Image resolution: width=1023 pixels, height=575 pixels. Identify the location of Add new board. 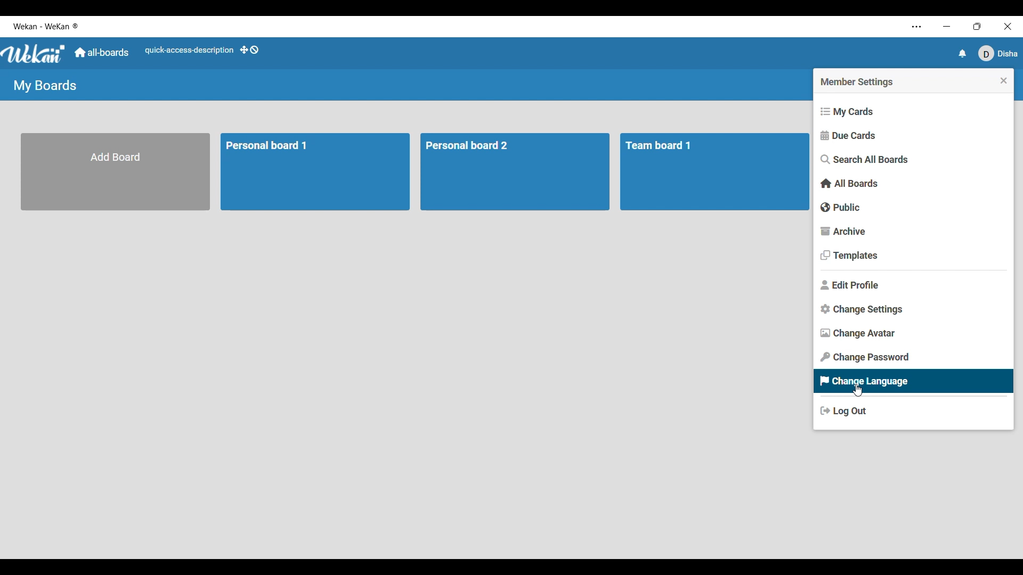
(115, 172).